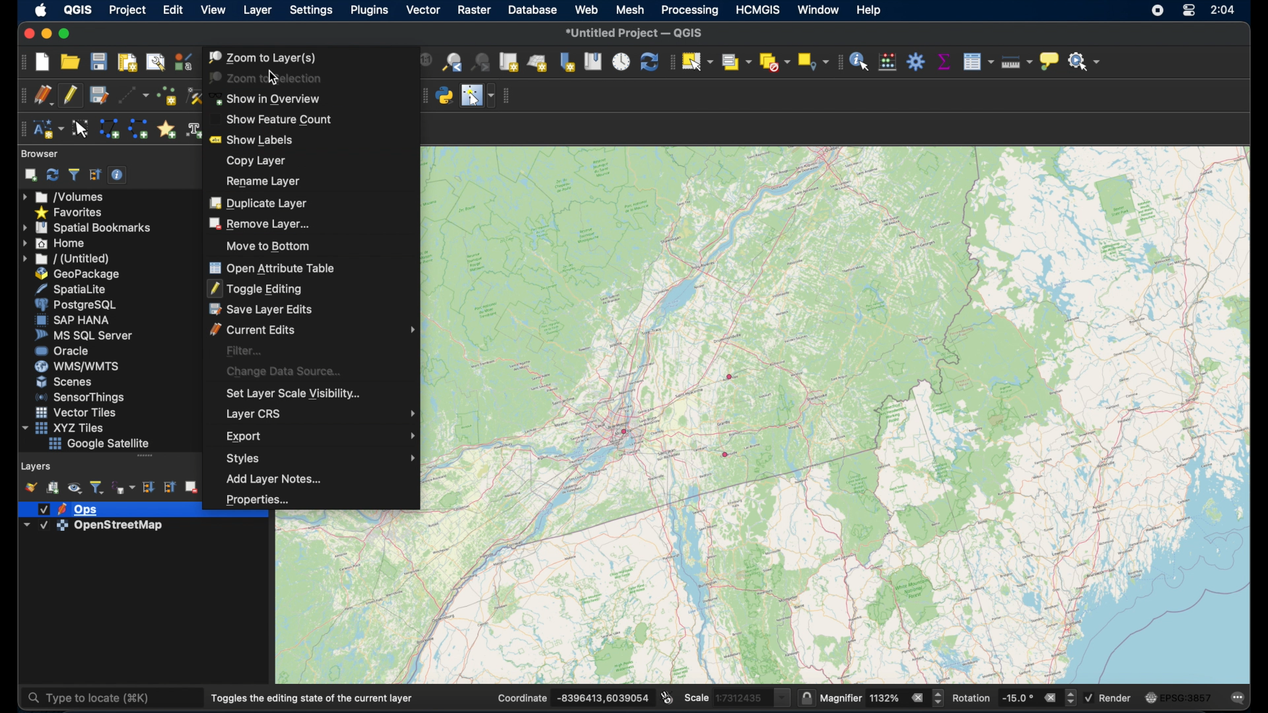 This screenshot has width=1268, height=713. Describe the element at coordinates (666, 698) in the screenshot. I see `toggle extents and mouse position display` at that location.